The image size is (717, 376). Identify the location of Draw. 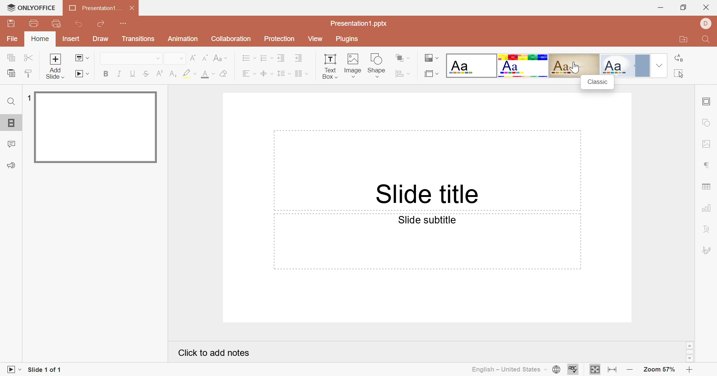
(101, 38).